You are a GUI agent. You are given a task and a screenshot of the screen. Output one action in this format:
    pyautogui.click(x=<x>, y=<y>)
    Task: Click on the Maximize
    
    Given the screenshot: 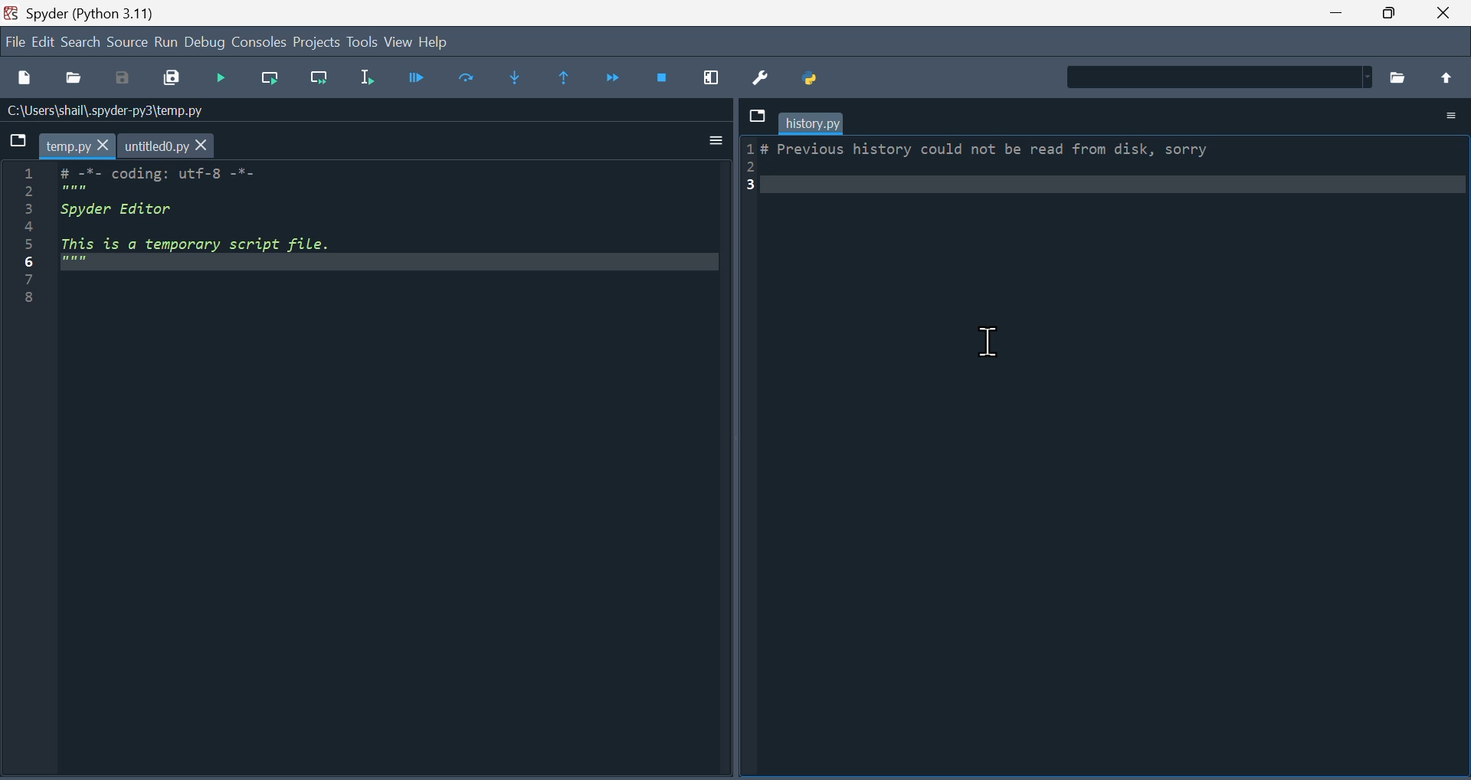 What is the action you would take?
    pyautogui.click(x=1391, y=13)
    